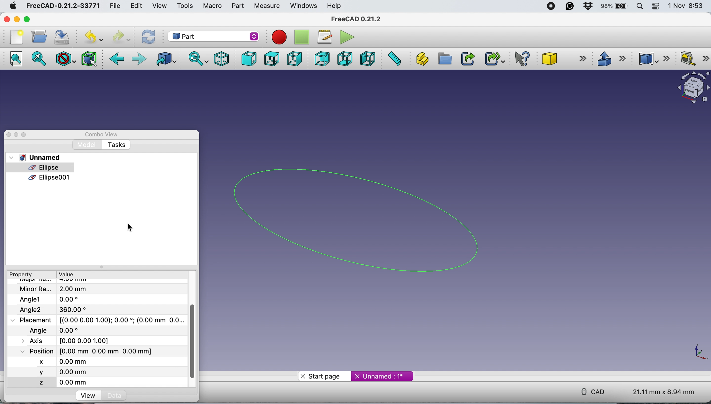 The width and height of the screenshot is (711, 404). I want to click on draw style, so click(65, 59).